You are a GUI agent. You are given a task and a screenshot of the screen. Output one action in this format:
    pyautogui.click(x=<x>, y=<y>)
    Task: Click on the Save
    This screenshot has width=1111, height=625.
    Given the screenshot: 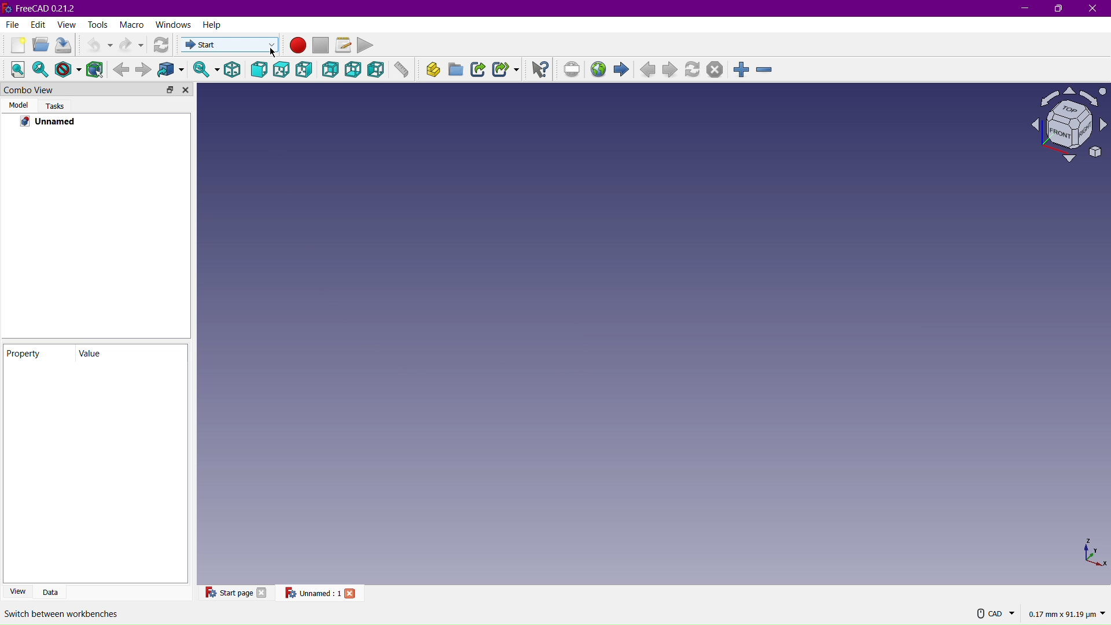 What is the action you would take?
    pyautogui.click(x=62, y=46)
    